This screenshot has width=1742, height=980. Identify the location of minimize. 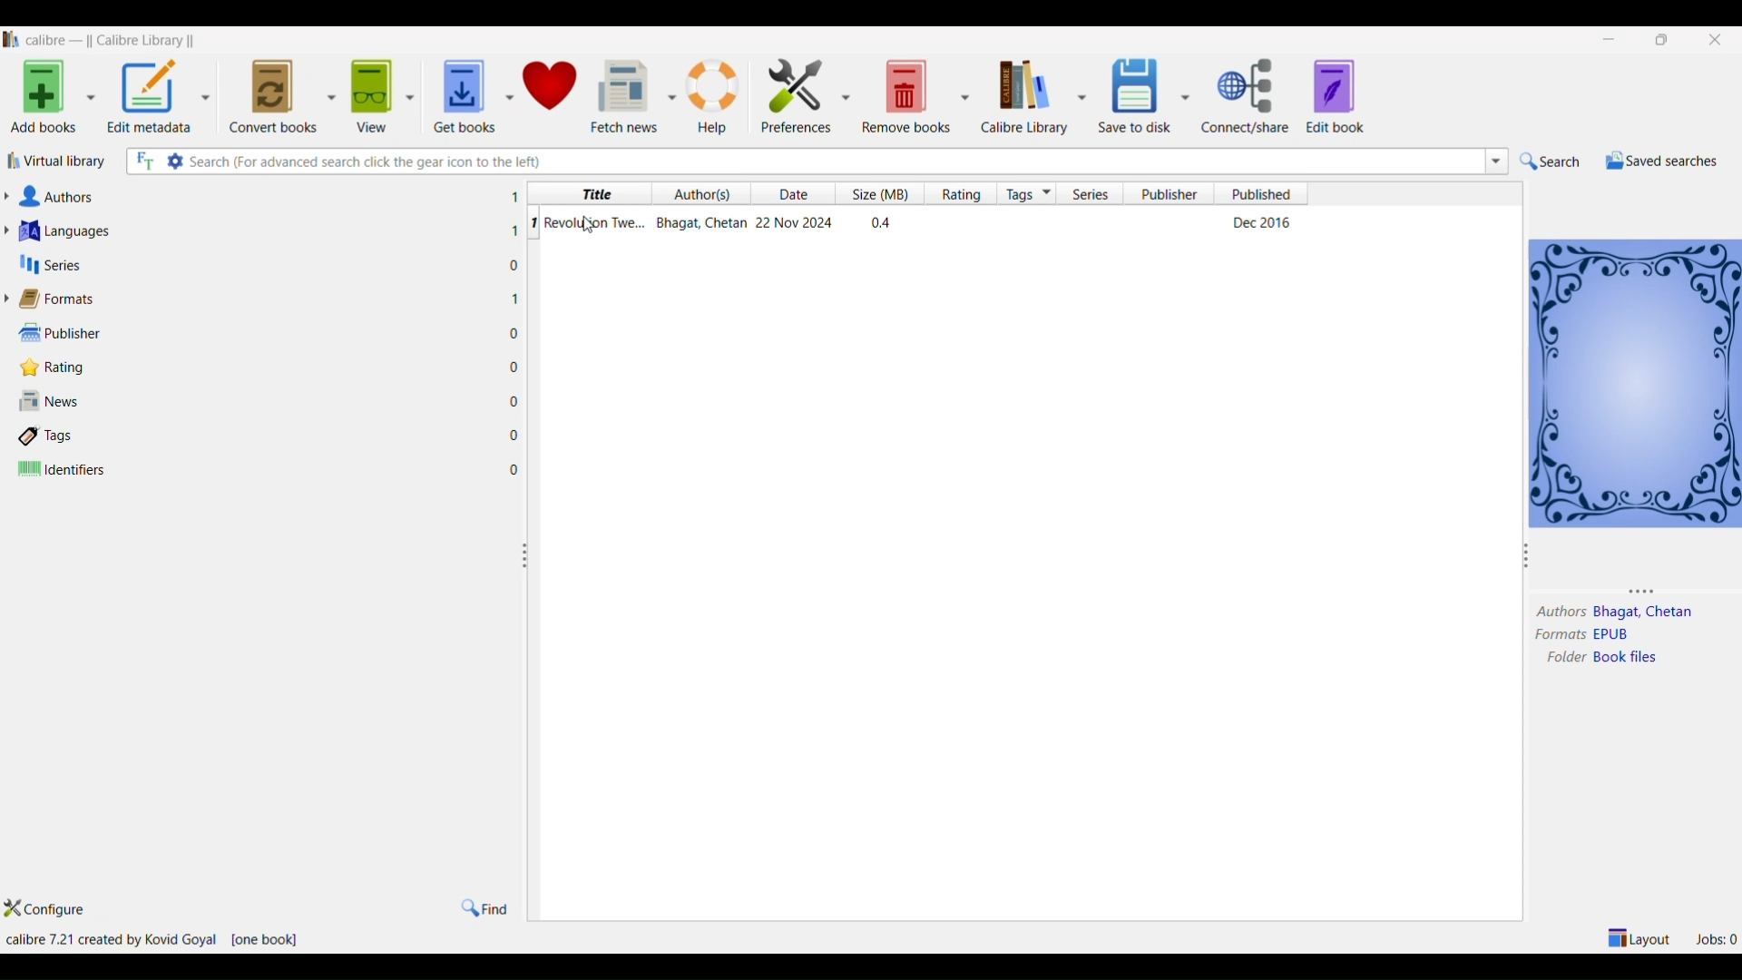
(1612, 40).